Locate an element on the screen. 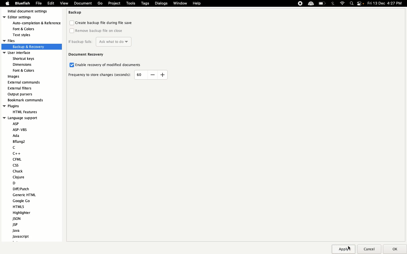 The width and height of the screenshot is (407, 254). Frequency to story changes  is located at coordinates (101, 75).